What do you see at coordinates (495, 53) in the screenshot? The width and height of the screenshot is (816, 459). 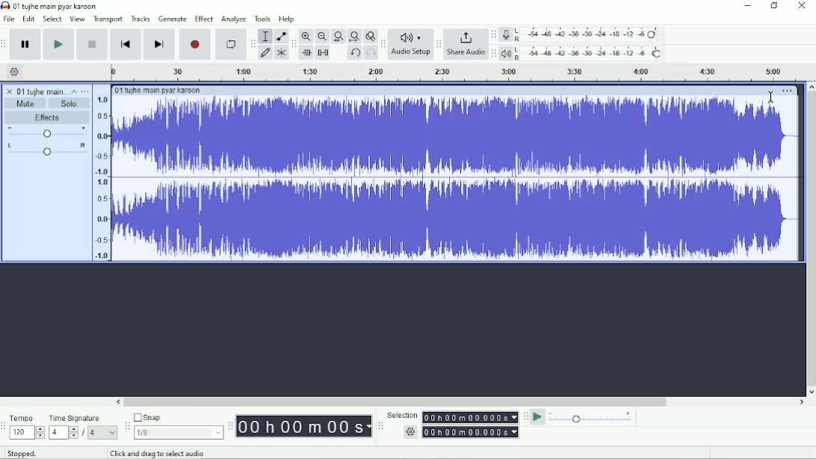 I see `Audacity playback meter toolbar` at bounding box center [495, 53].